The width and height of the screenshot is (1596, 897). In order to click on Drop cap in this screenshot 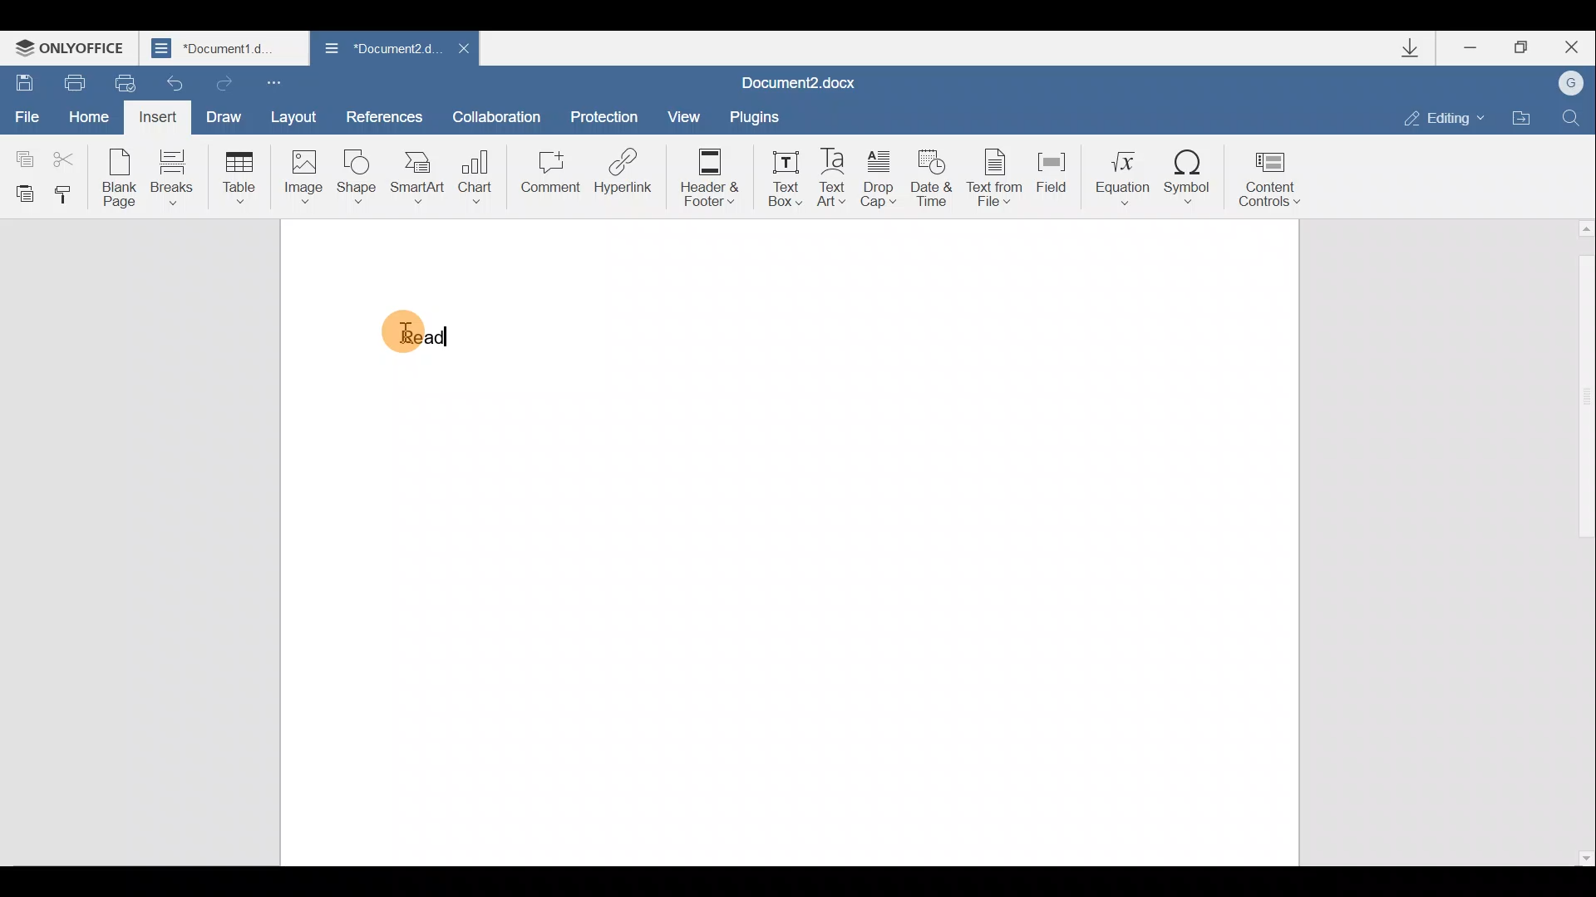, I will do `click(879, 181)`.